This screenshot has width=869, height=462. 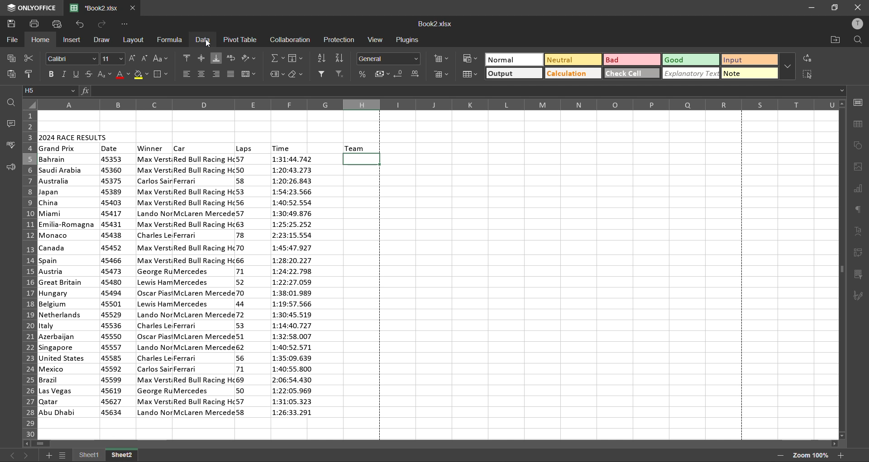 What do you see at coordinates (842, 456) in the screenshot?
I see `zoom in` at bounding box center [842, 456].